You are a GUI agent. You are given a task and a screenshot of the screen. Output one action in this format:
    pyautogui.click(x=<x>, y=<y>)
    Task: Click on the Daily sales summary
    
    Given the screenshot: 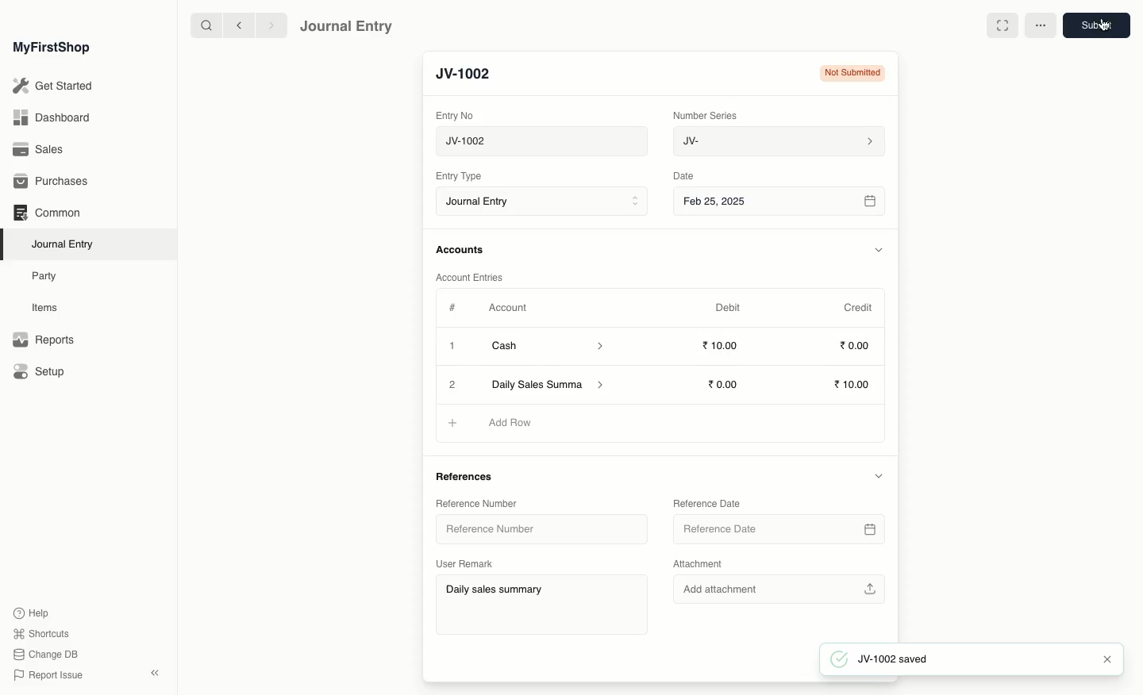 What is the action you would take?
    pyautogui.click(x=549, y=386)
    